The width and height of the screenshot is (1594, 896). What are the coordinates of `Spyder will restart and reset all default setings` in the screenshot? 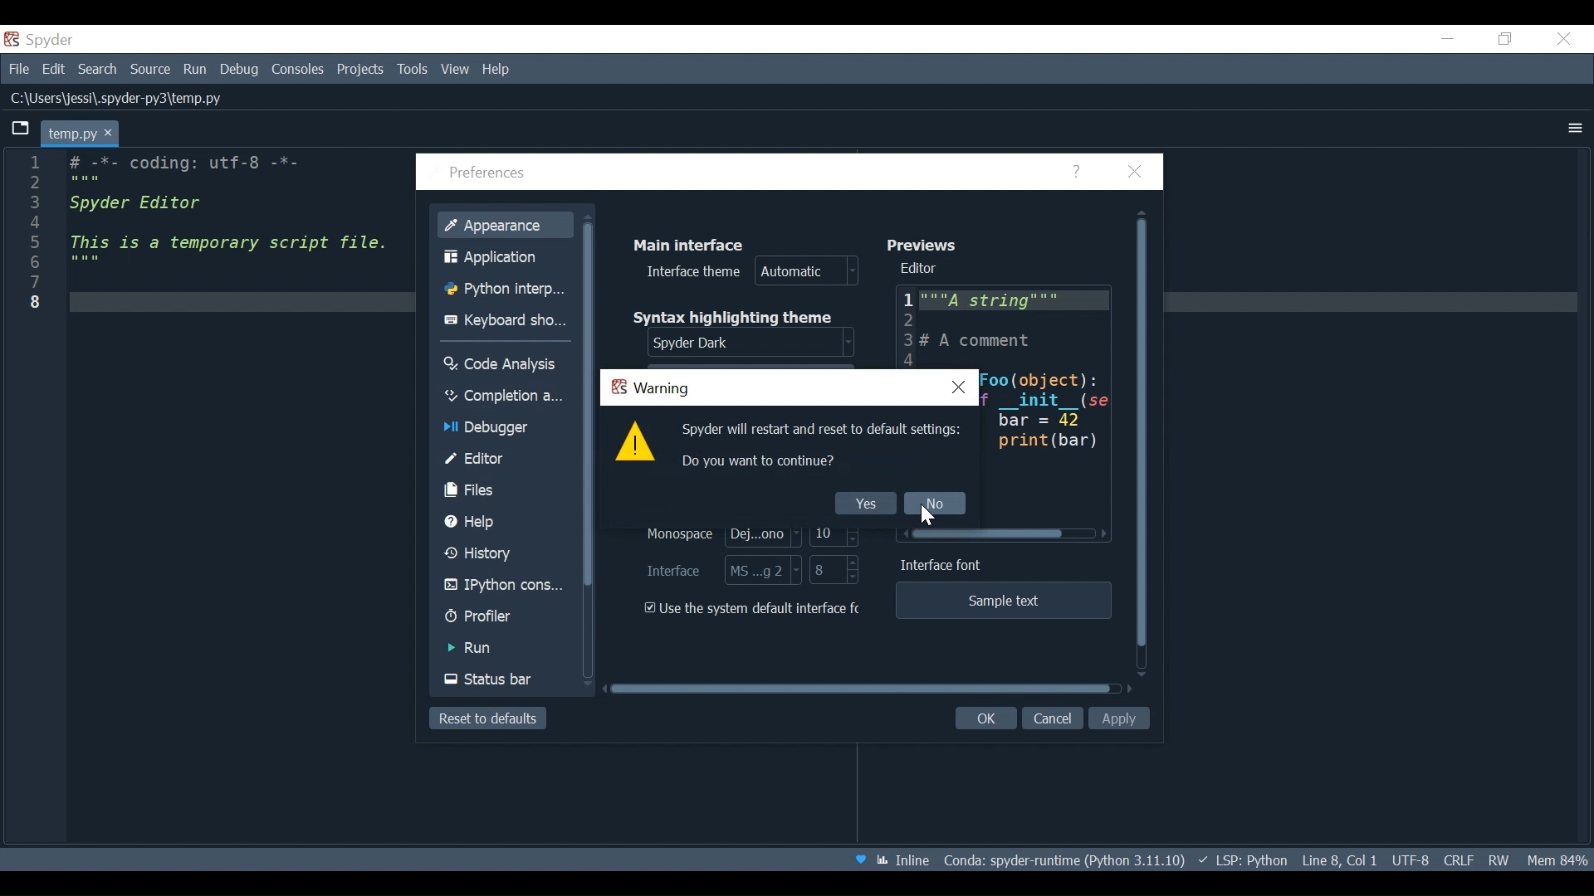 It's located at (824, 431).